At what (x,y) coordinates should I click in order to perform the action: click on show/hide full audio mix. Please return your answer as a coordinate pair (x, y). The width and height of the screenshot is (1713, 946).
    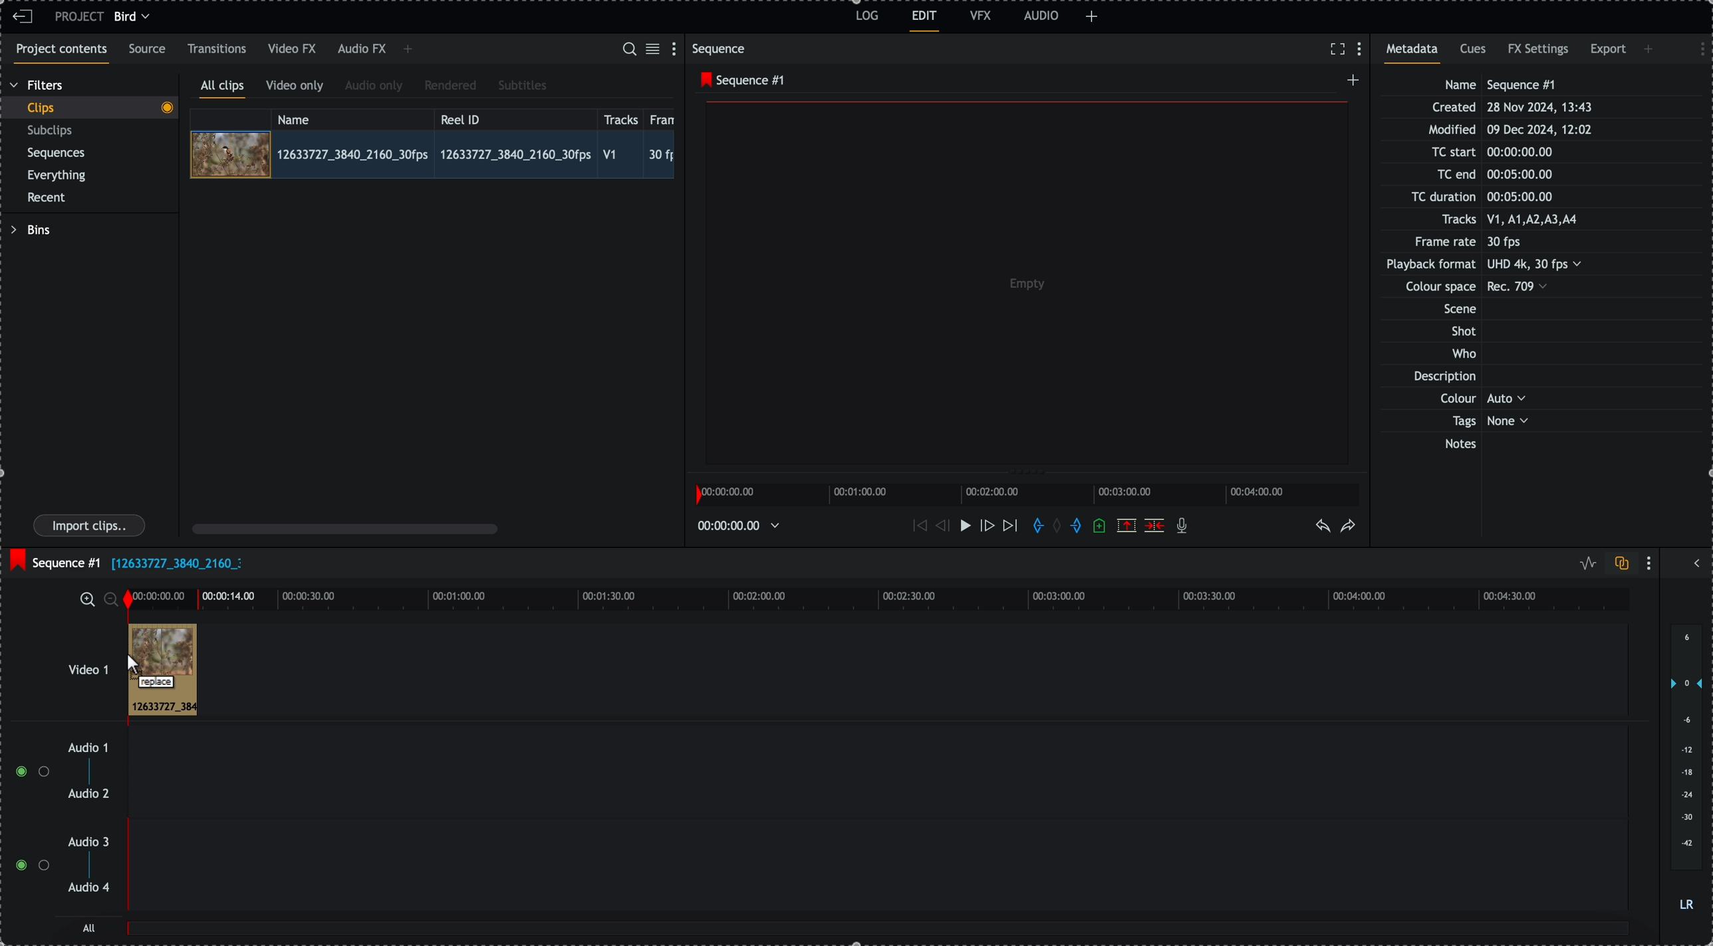
    Looking at the image, I should click on (1695, 561).